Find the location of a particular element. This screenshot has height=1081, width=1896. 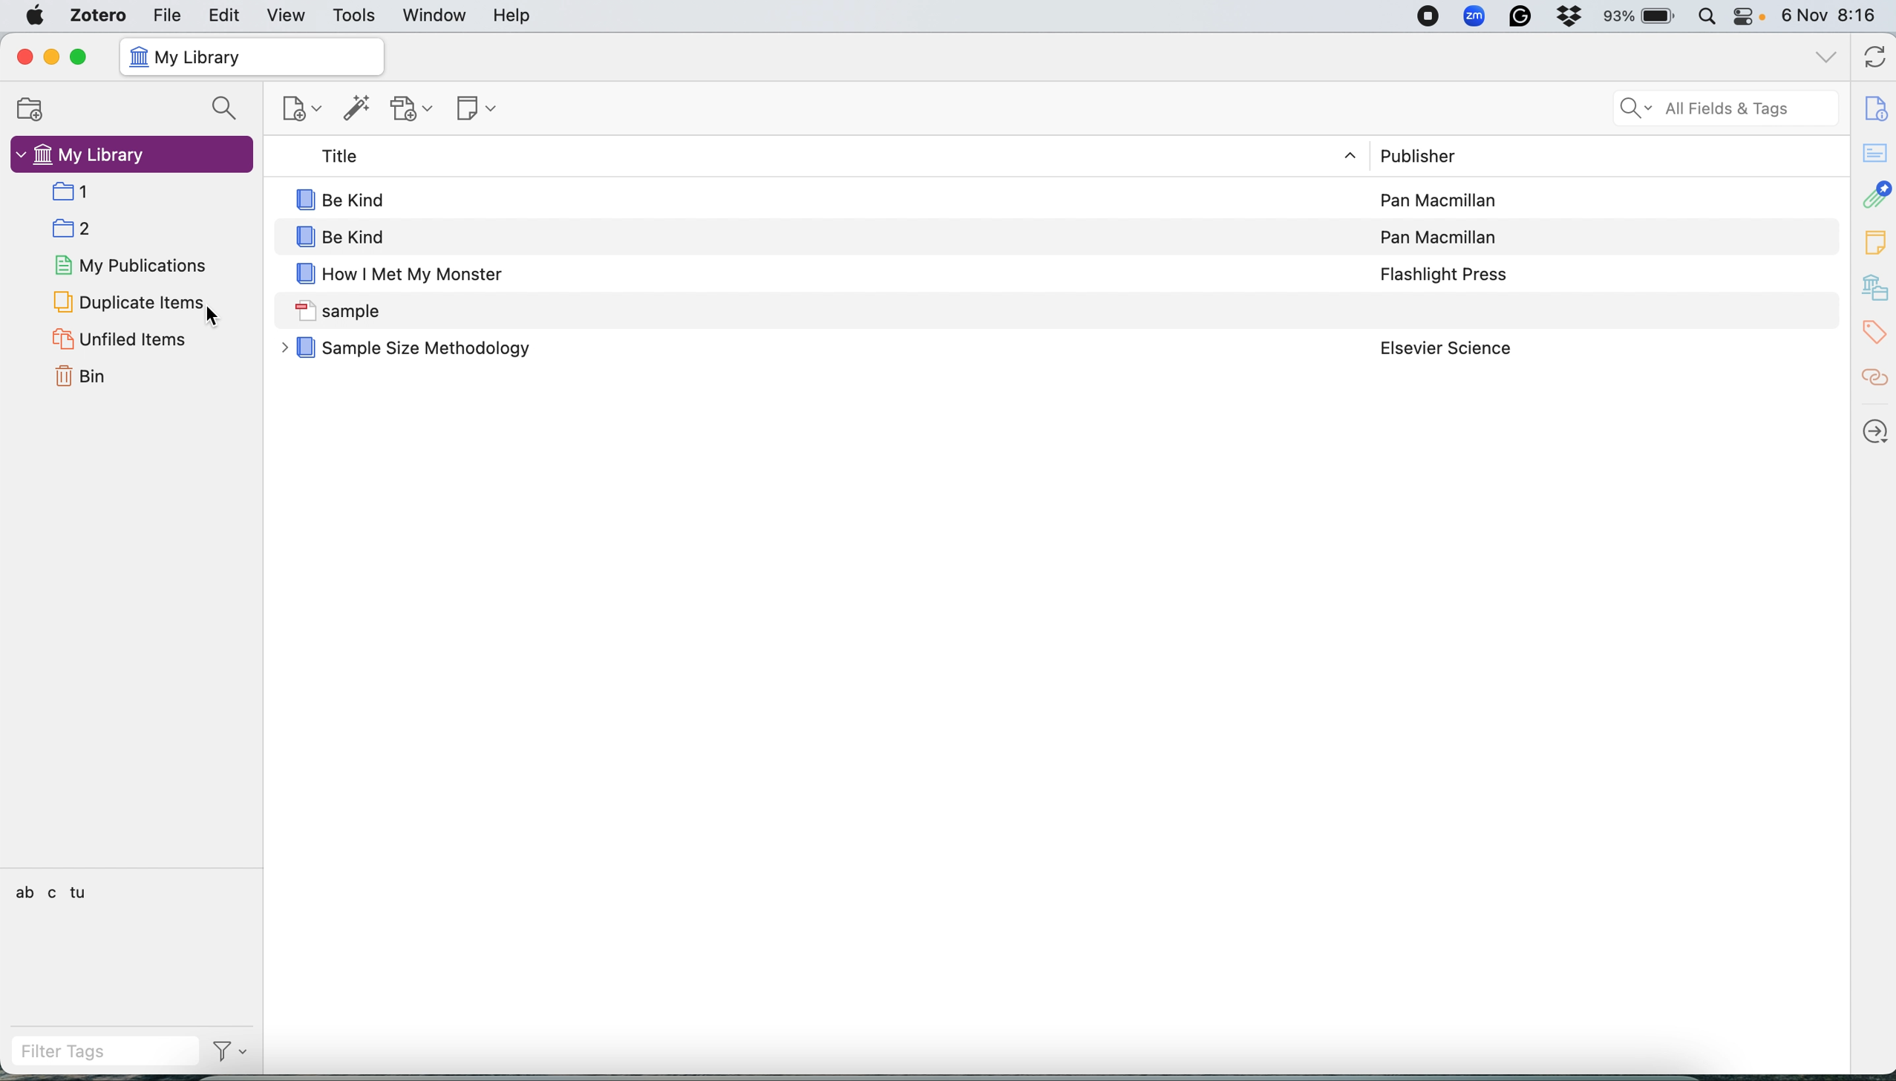

unfiled items is located at coordinates (118, 339).